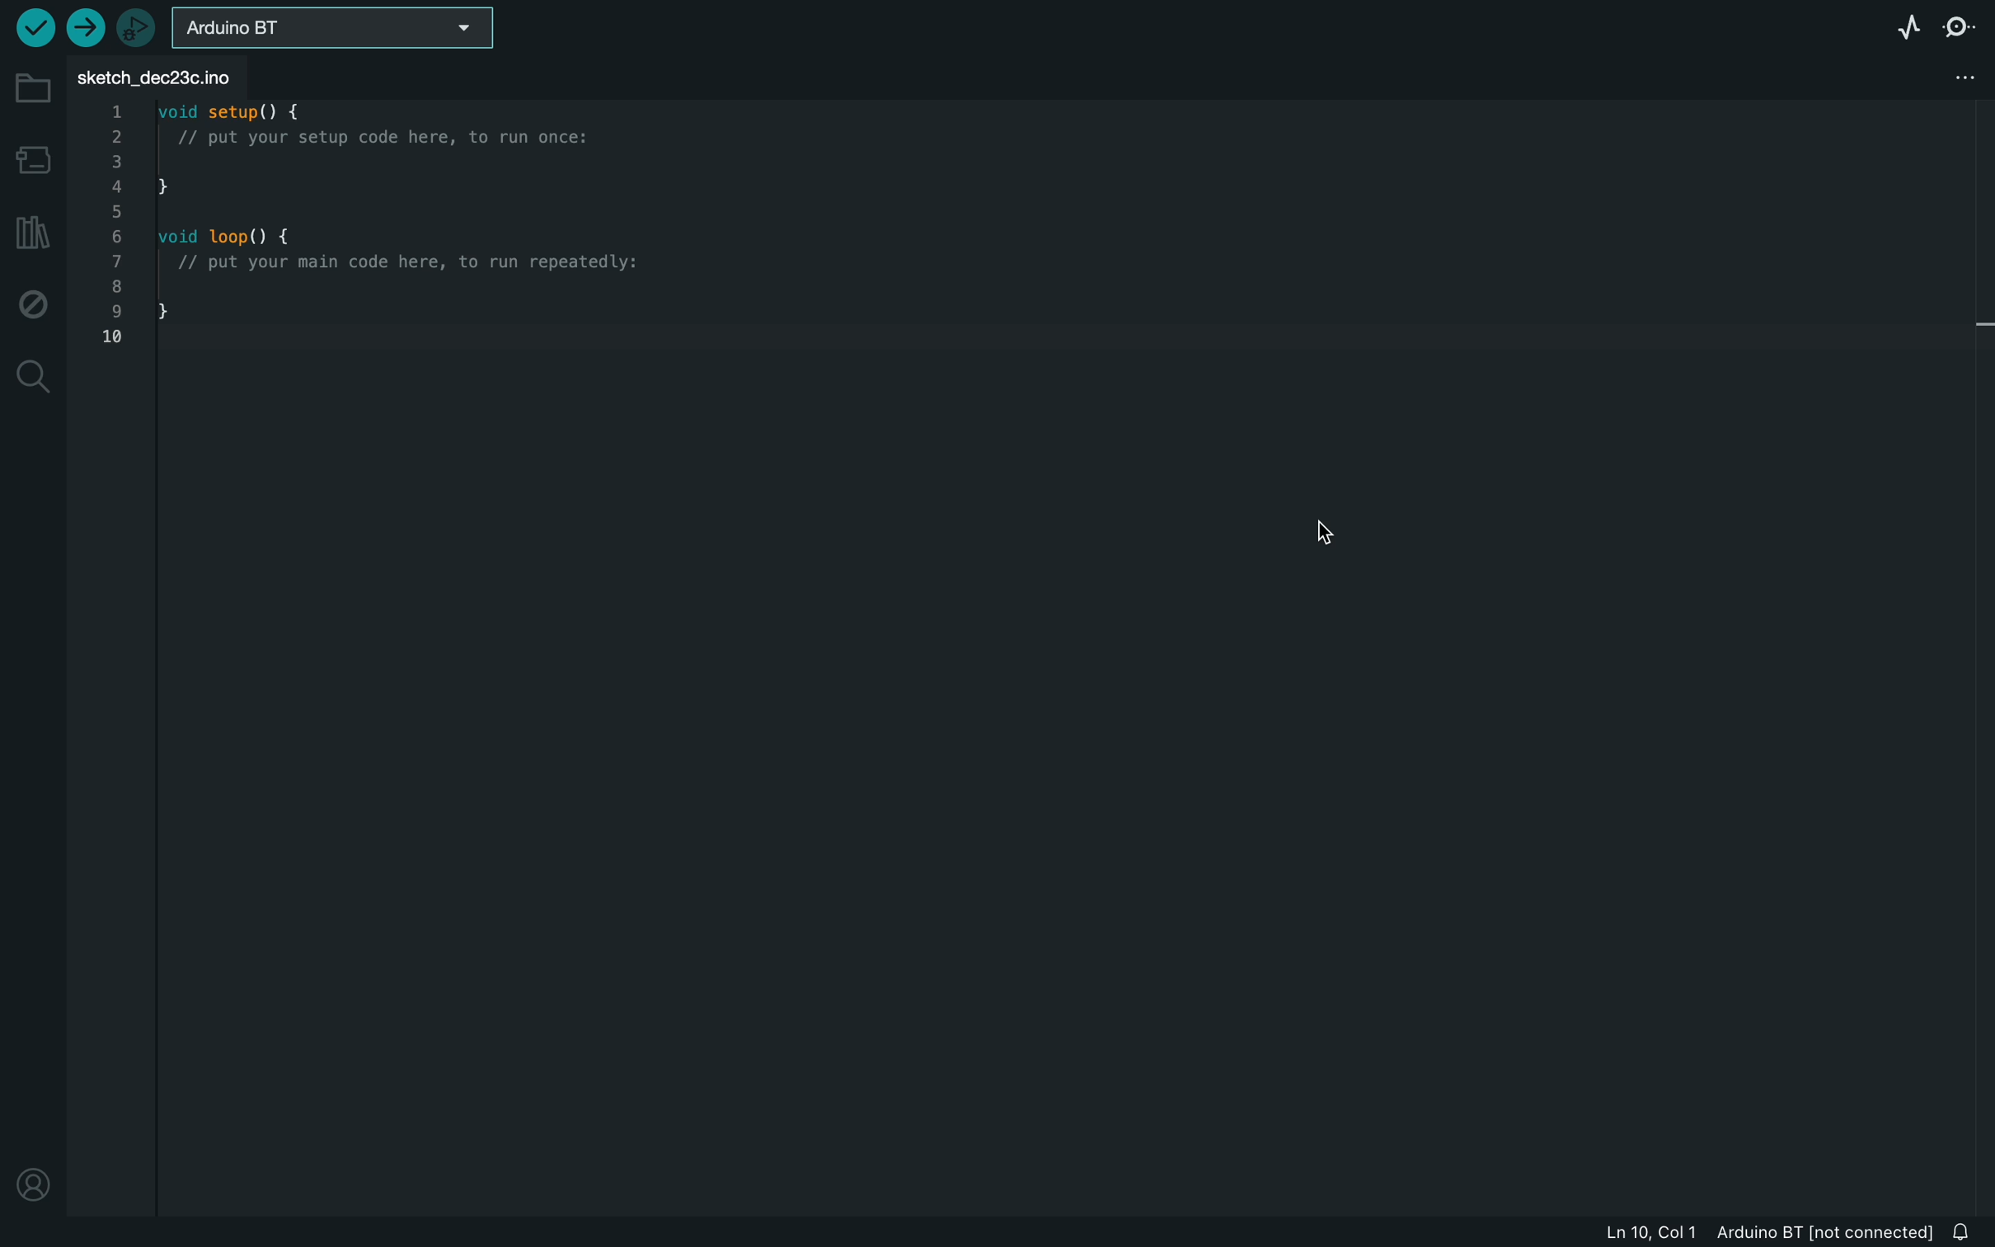 Image resolution: width=1995 pixels, height=1247 pixels. I want to click on board manager, so click(31, 155).